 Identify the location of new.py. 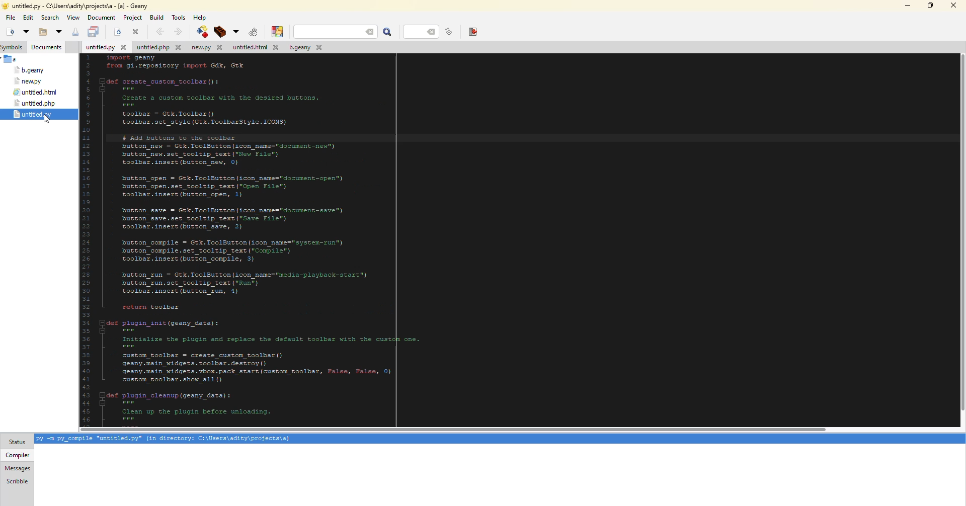
(29, 81).